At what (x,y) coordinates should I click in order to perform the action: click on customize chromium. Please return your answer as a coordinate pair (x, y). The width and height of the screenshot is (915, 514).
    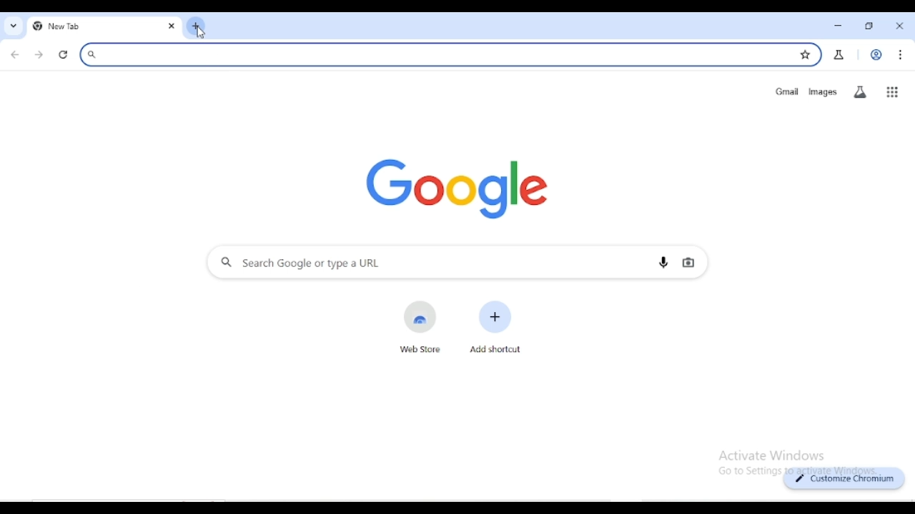
    Looking at the image, I should click on (845, 479).